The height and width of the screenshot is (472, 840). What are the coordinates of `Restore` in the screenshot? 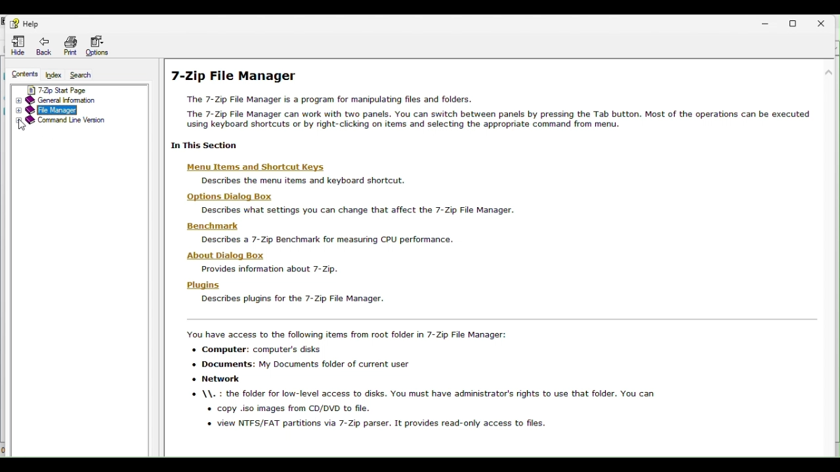 It's located at (799, 21).